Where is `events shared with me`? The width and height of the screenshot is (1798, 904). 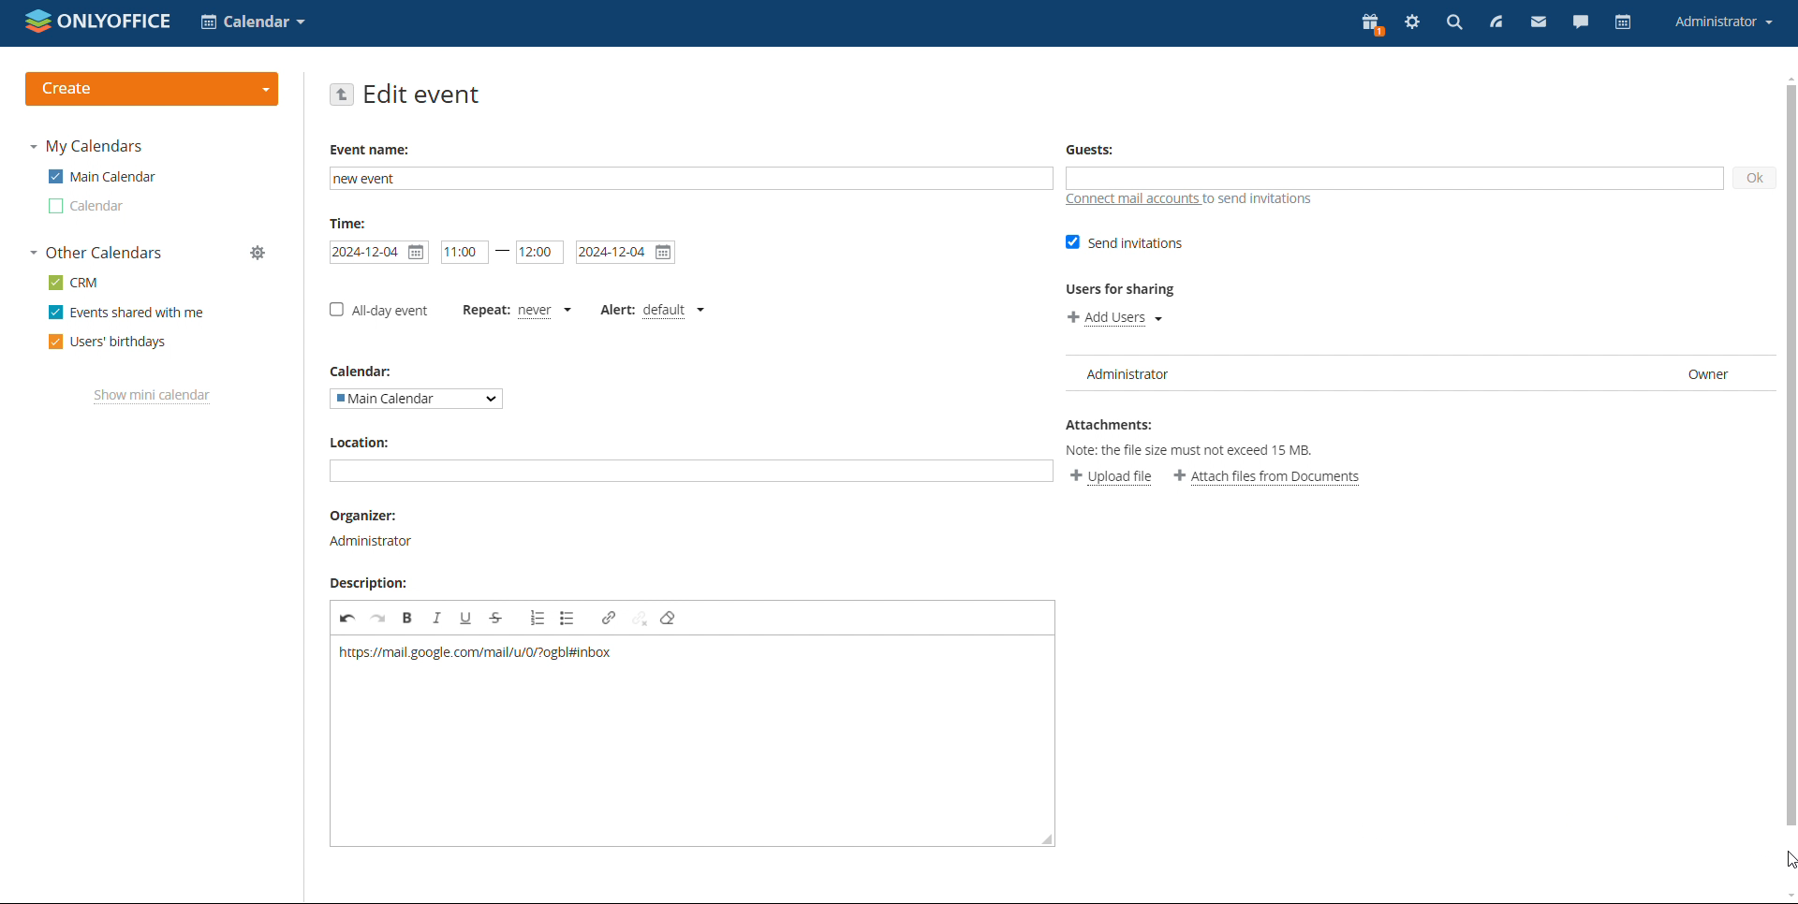
events shared with me is located at coordinates (126, 313).